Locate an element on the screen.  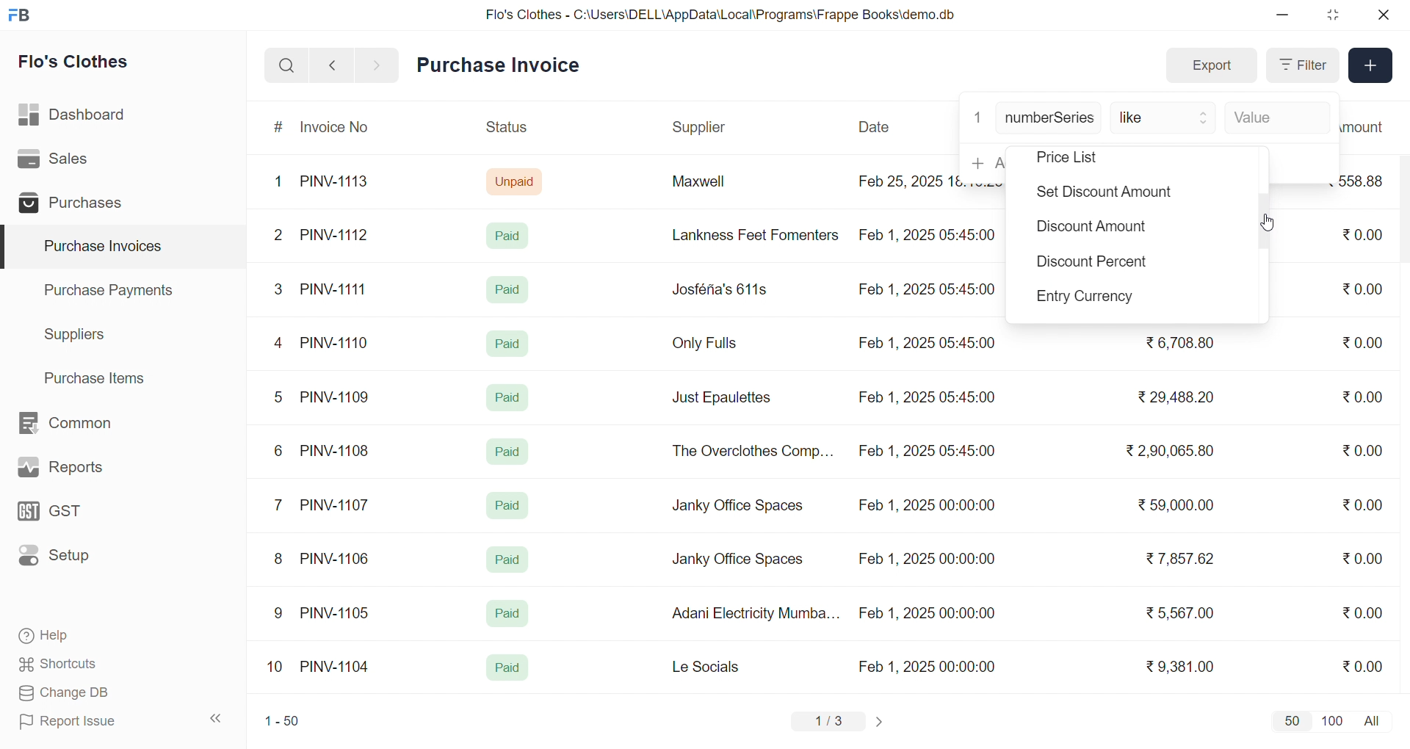
₹ 59,000.00 is located at coordinates (1180, 507).